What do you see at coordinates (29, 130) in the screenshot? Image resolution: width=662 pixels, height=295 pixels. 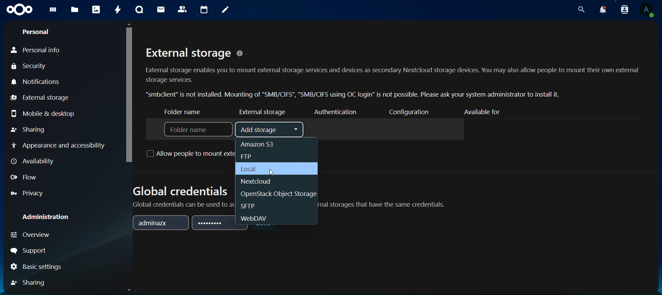 I see `sharing` at bounding box center [29, 130].